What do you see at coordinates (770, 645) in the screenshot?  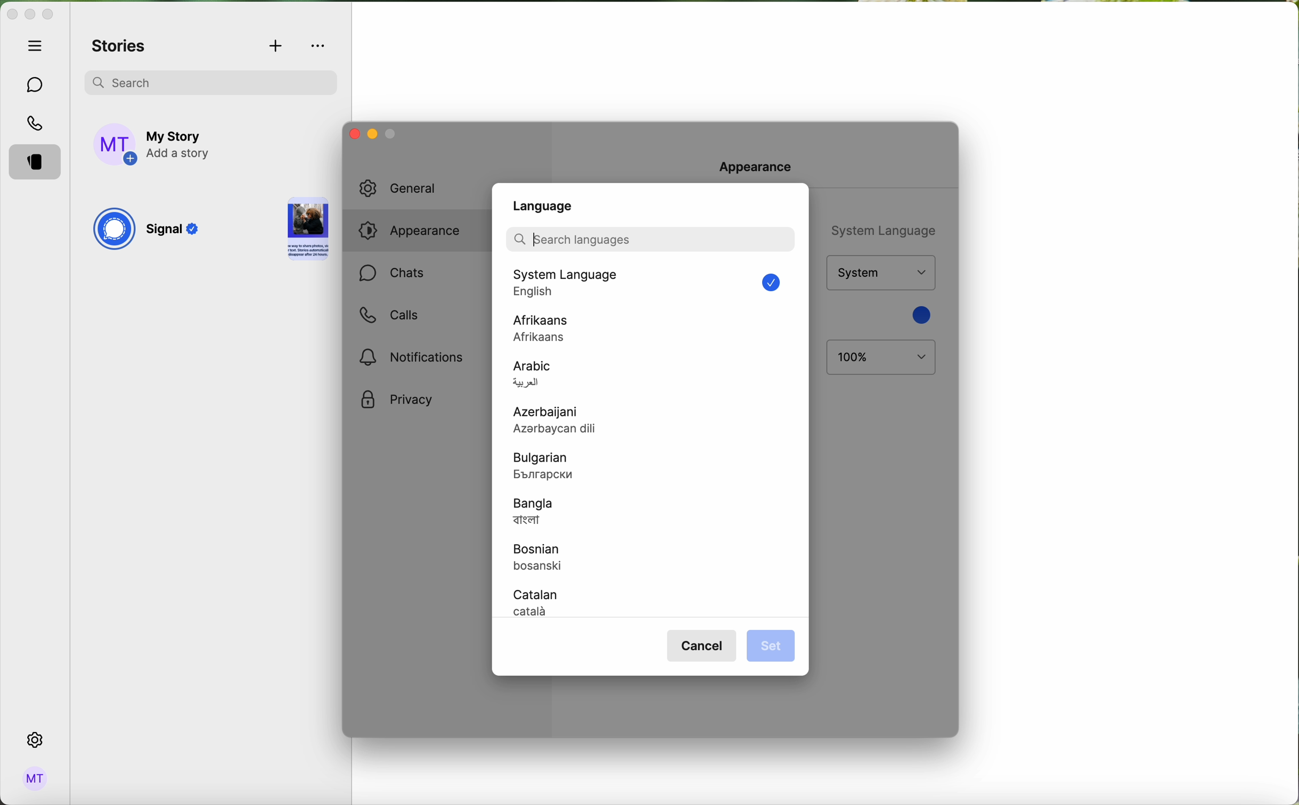 I see `disable set button` at bounding box center [770, 645].